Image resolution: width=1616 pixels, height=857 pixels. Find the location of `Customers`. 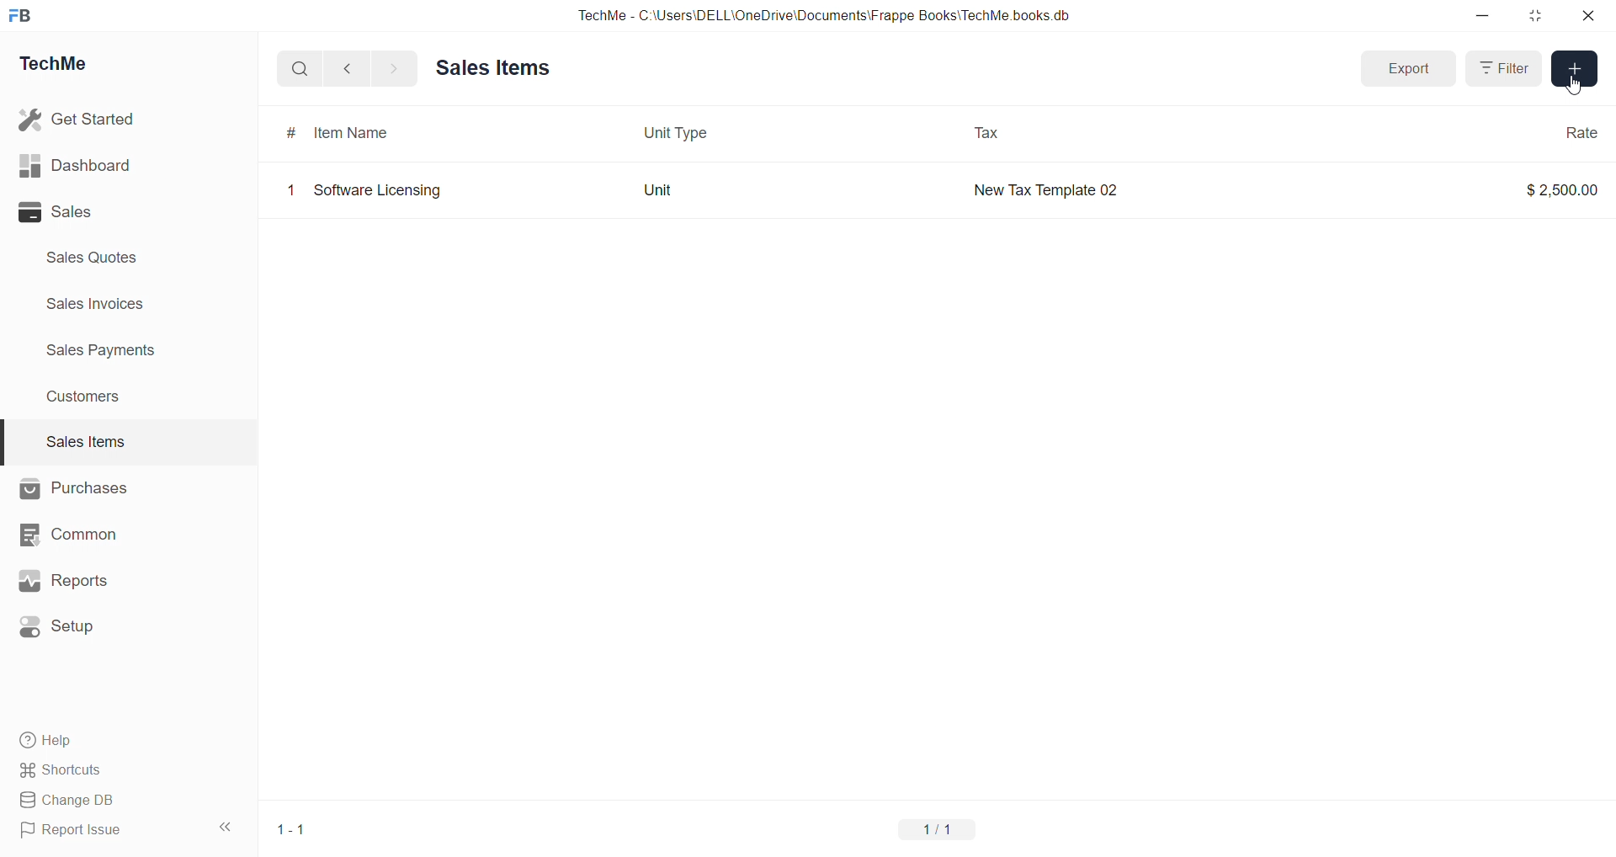

Customers is located at coordinates (85, 398).